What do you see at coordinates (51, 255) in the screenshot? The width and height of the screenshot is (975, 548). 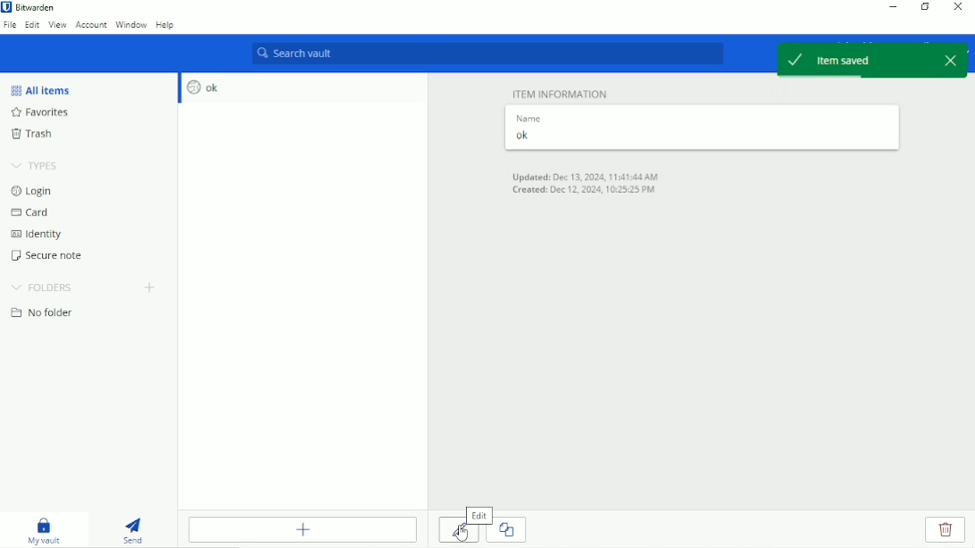 I see `Secure note` at bounding box center [51, 255].